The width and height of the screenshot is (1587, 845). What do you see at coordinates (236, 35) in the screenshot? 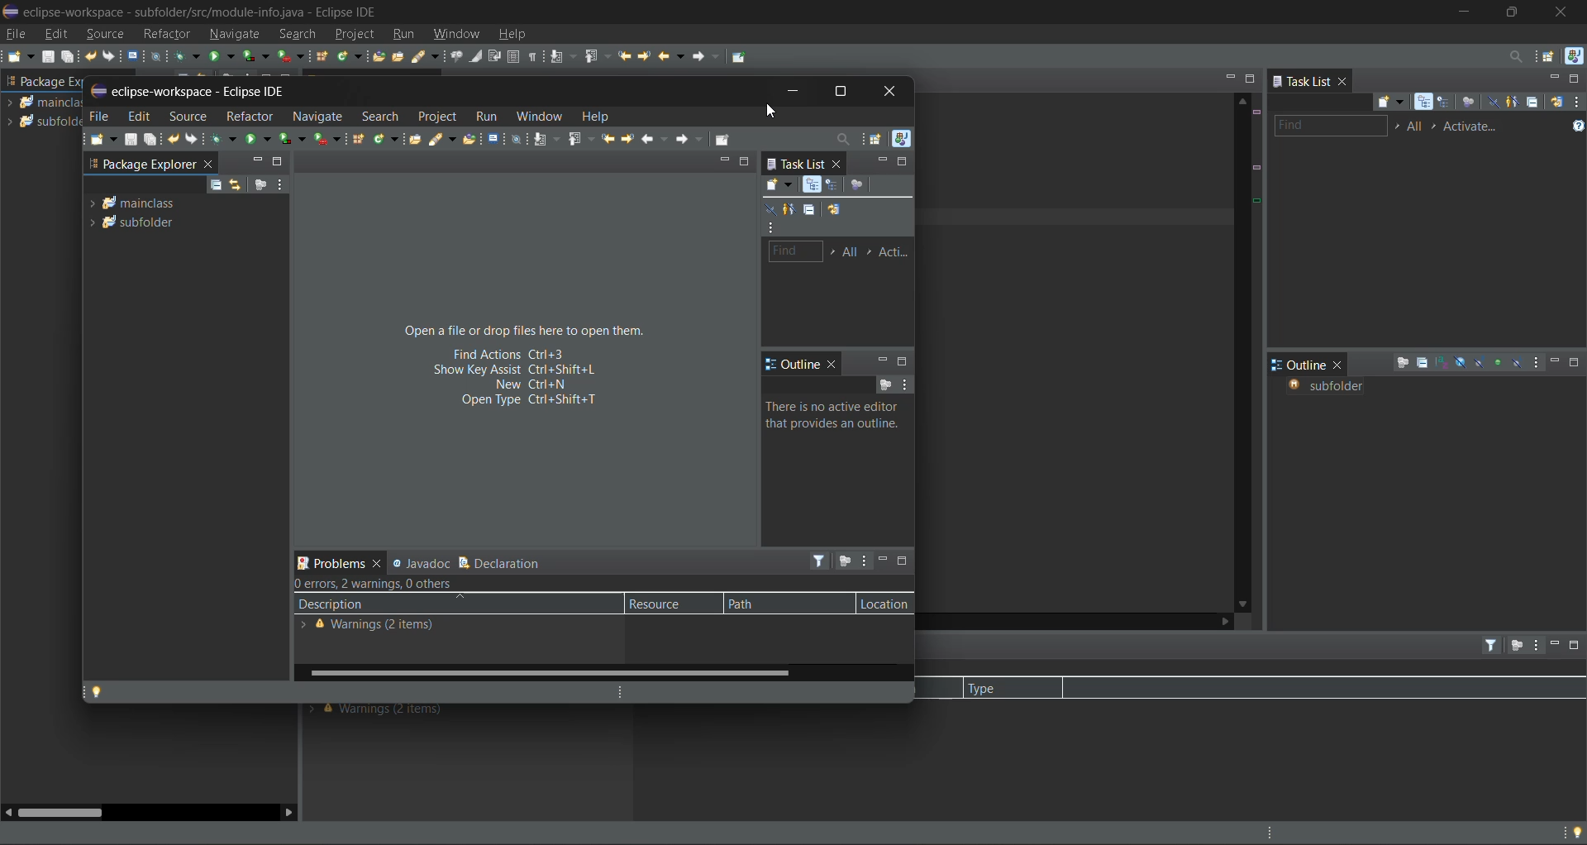
I see `navigate` at bounding box center [236, 35].